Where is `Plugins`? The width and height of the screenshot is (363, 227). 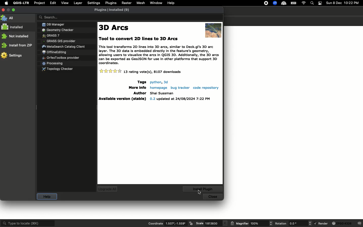
Plugins is located at coordinates (67, 24).